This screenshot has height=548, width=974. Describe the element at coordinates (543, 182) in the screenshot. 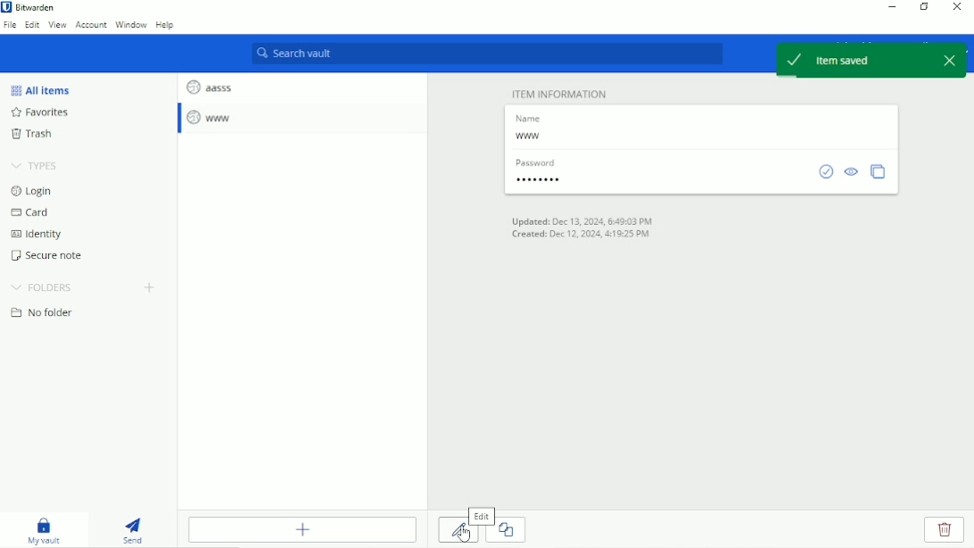

I see `Password` at that location.